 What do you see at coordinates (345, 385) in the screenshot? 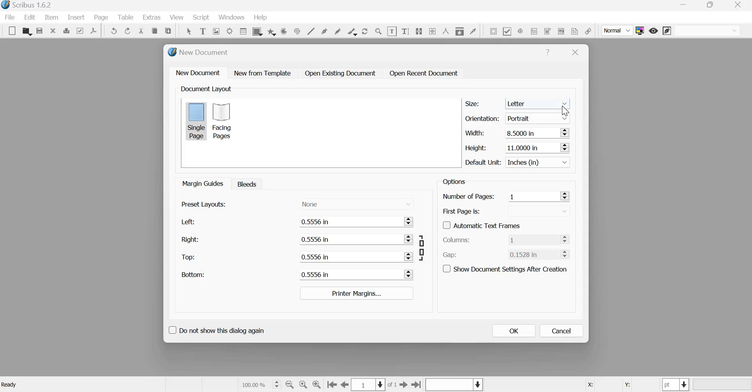
I see `go to the previous page` at bounding box center [345, 385].